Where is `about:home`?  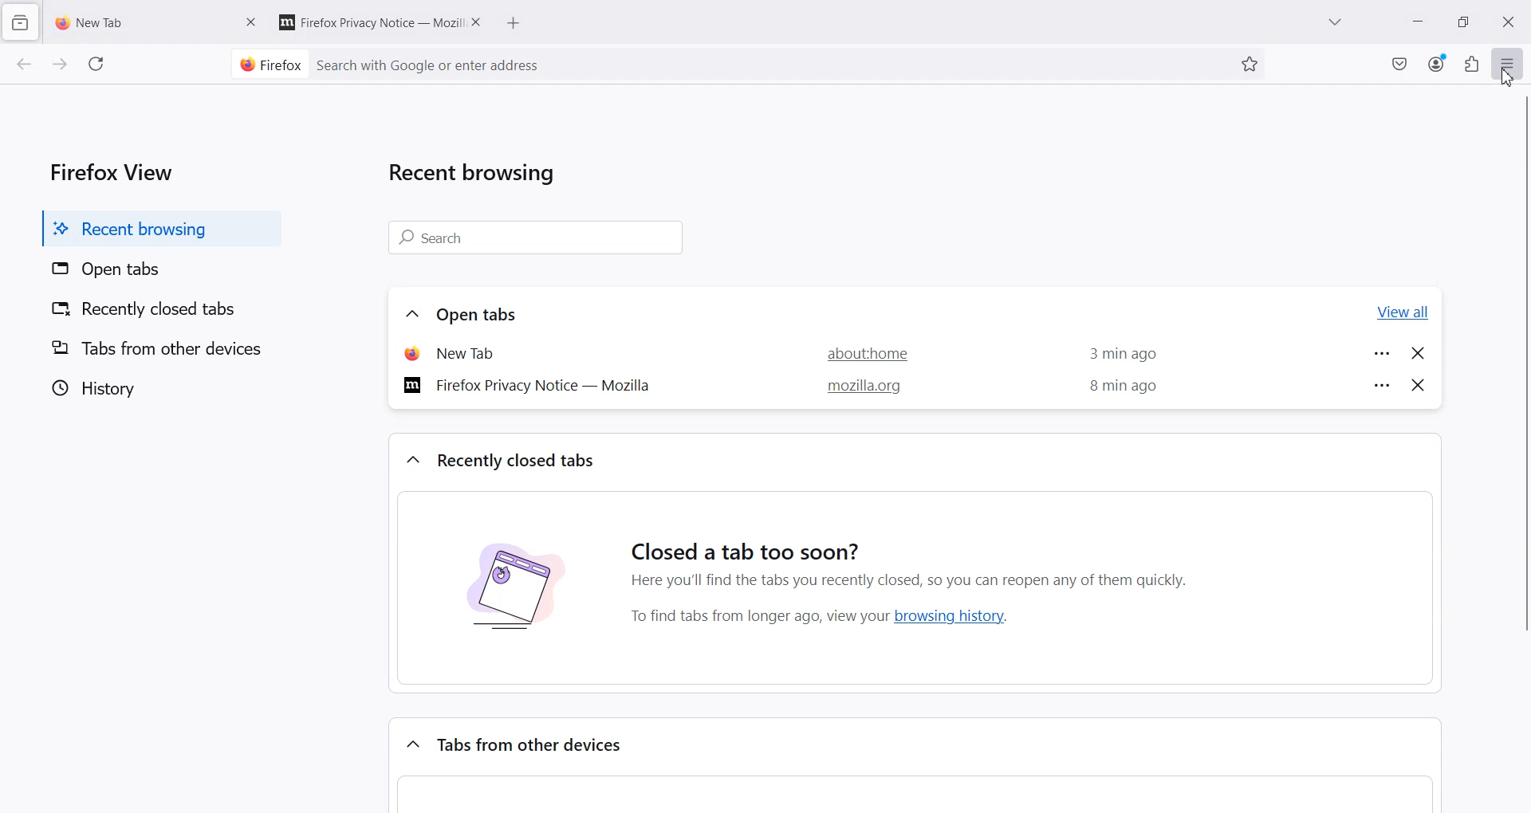 about:home is located at coordinates (859, 352).